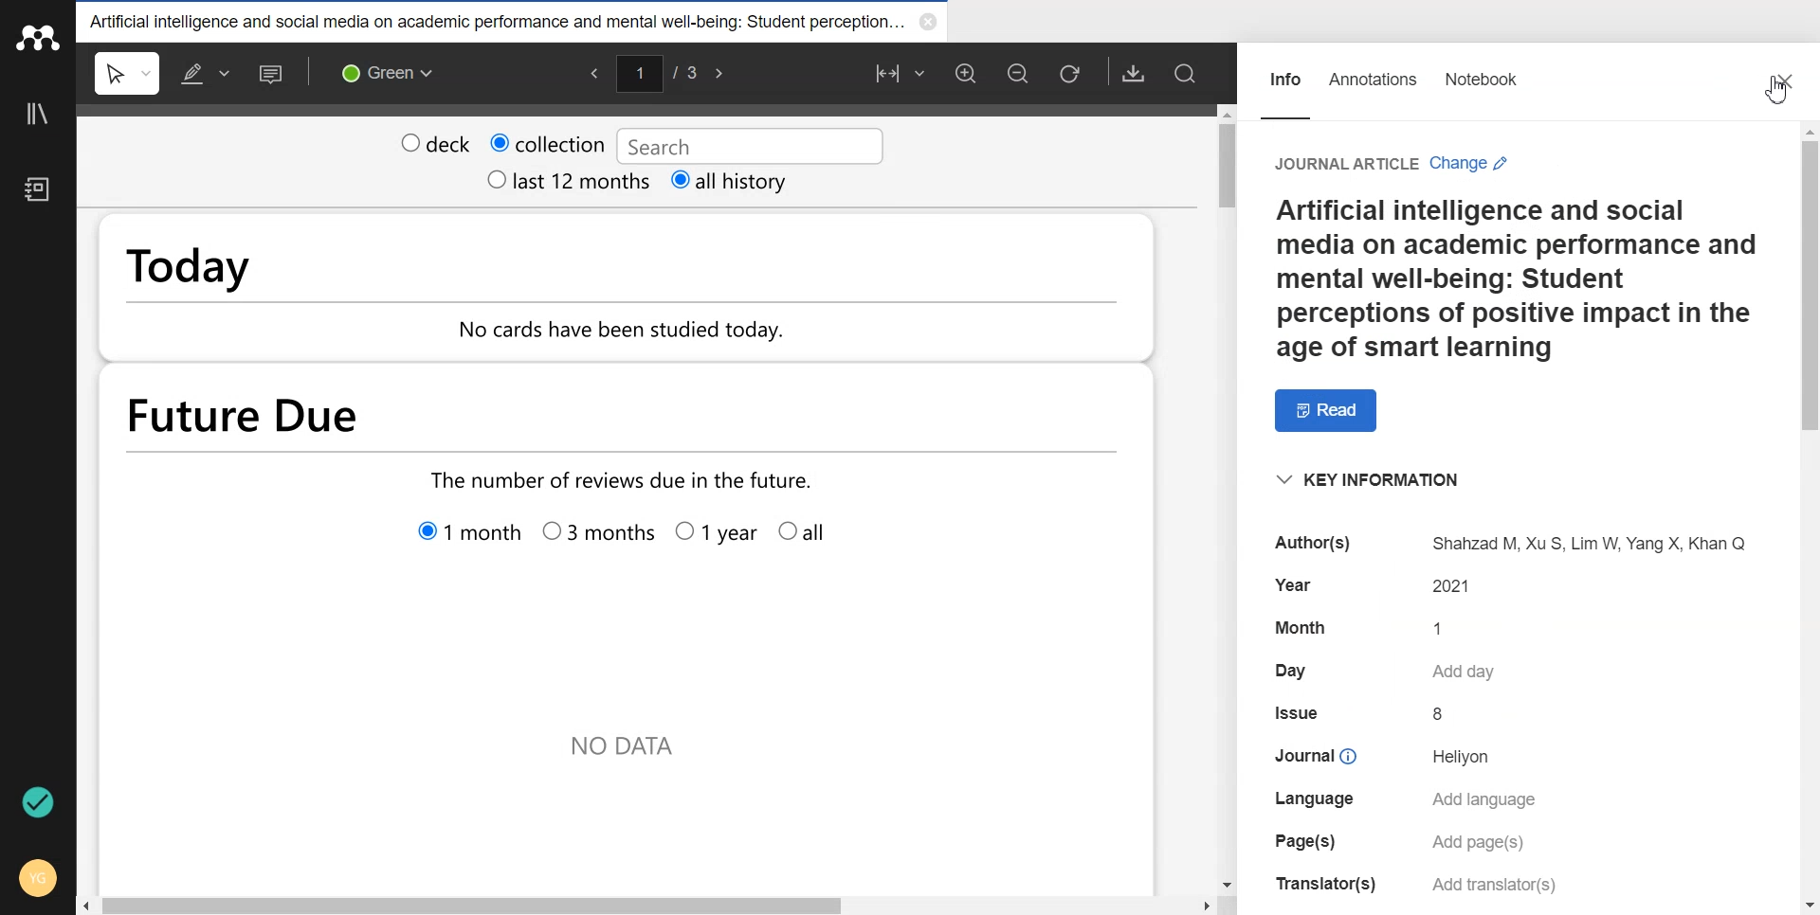 This screenshot has width=1820, height=915. What do you see at coordinates (129, 73) in the screenshot?
I see `Select text` at bounding box center [129, 73].